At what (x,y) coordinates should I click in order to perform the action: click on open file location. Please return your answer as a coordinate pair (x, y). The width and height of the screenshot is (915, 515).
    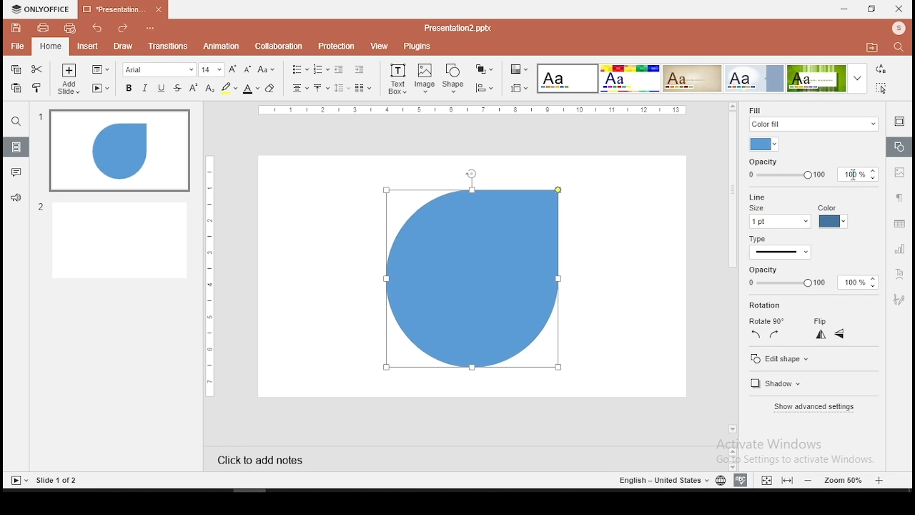
    Looking at the image, I should click on (869, 47).